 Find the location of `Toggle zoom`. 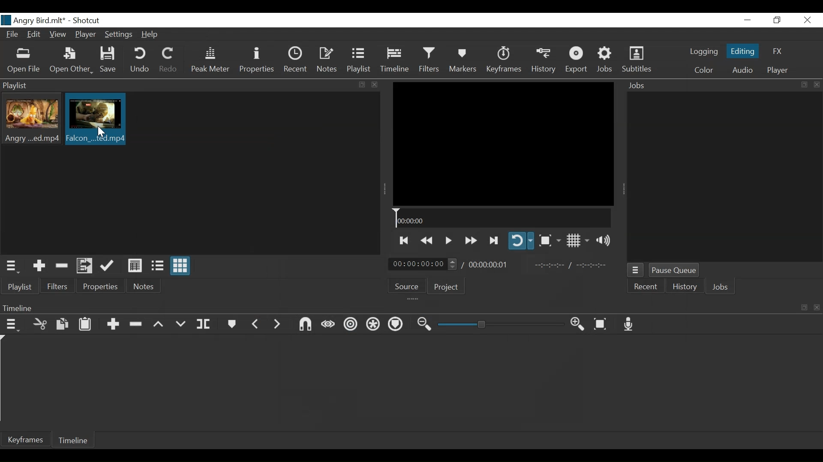

Toggle zoom is located at coordinates (550, 240).